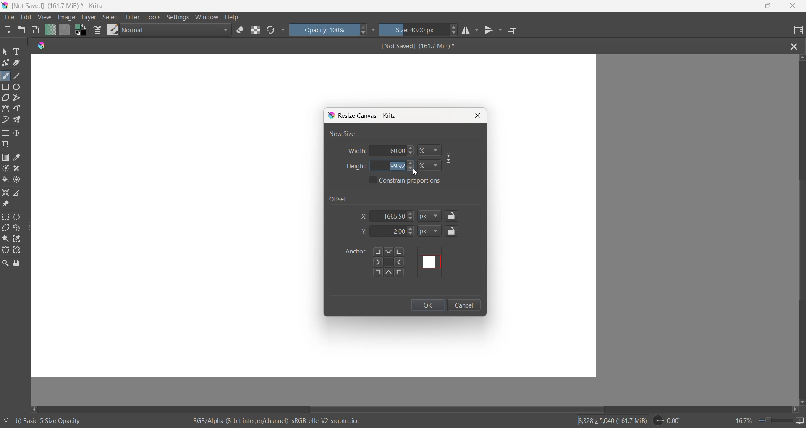 This screenshot has height=428, width=806. What do you see at coordinates (464, 306) in the screenshot?
I see `cancel` at bounding box center [464, 306].